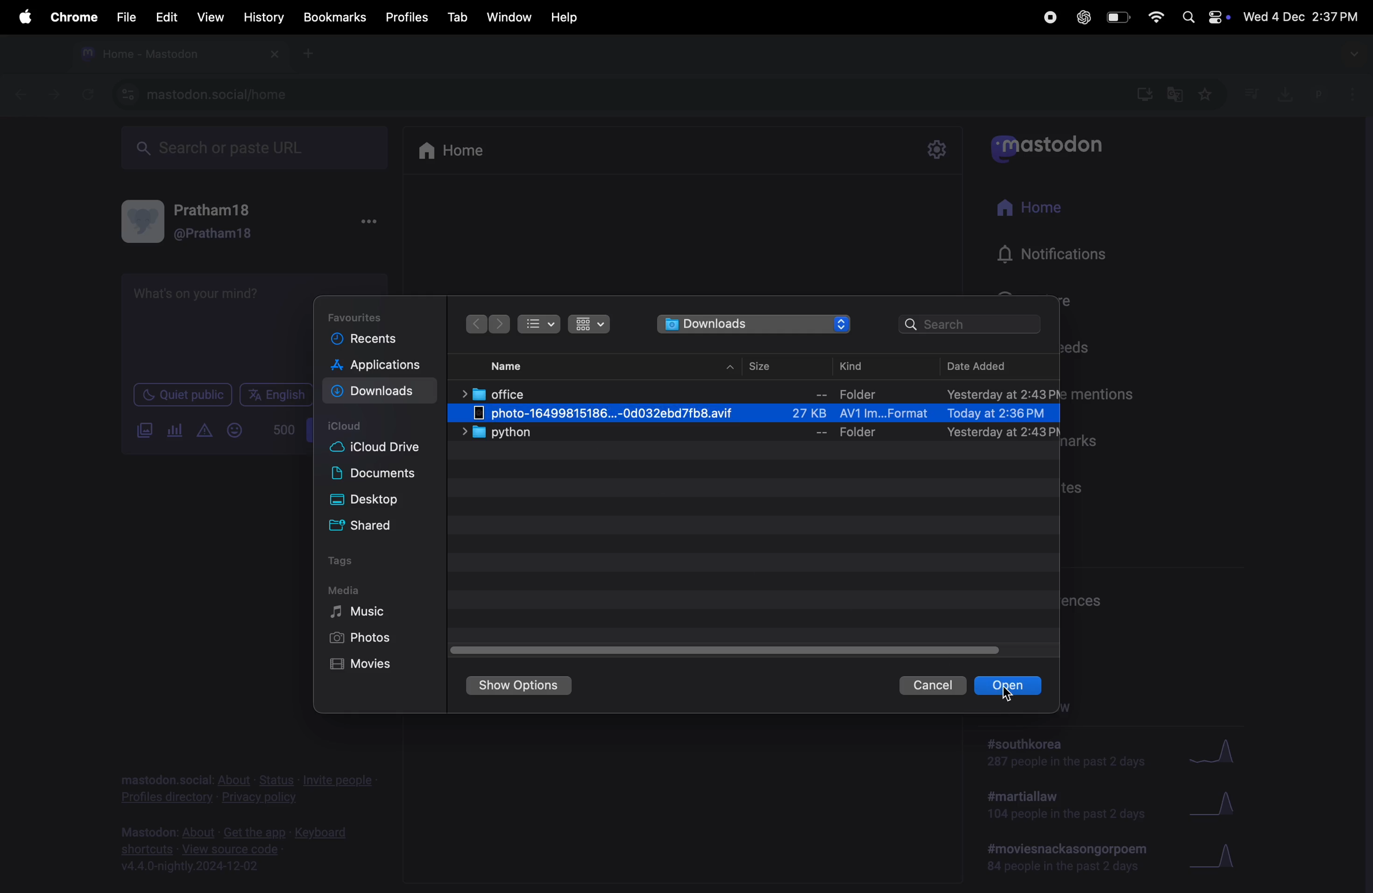 The height and width of the screenshot is (893, 1373). I want to click on mastodon tab, so click(175, 54).